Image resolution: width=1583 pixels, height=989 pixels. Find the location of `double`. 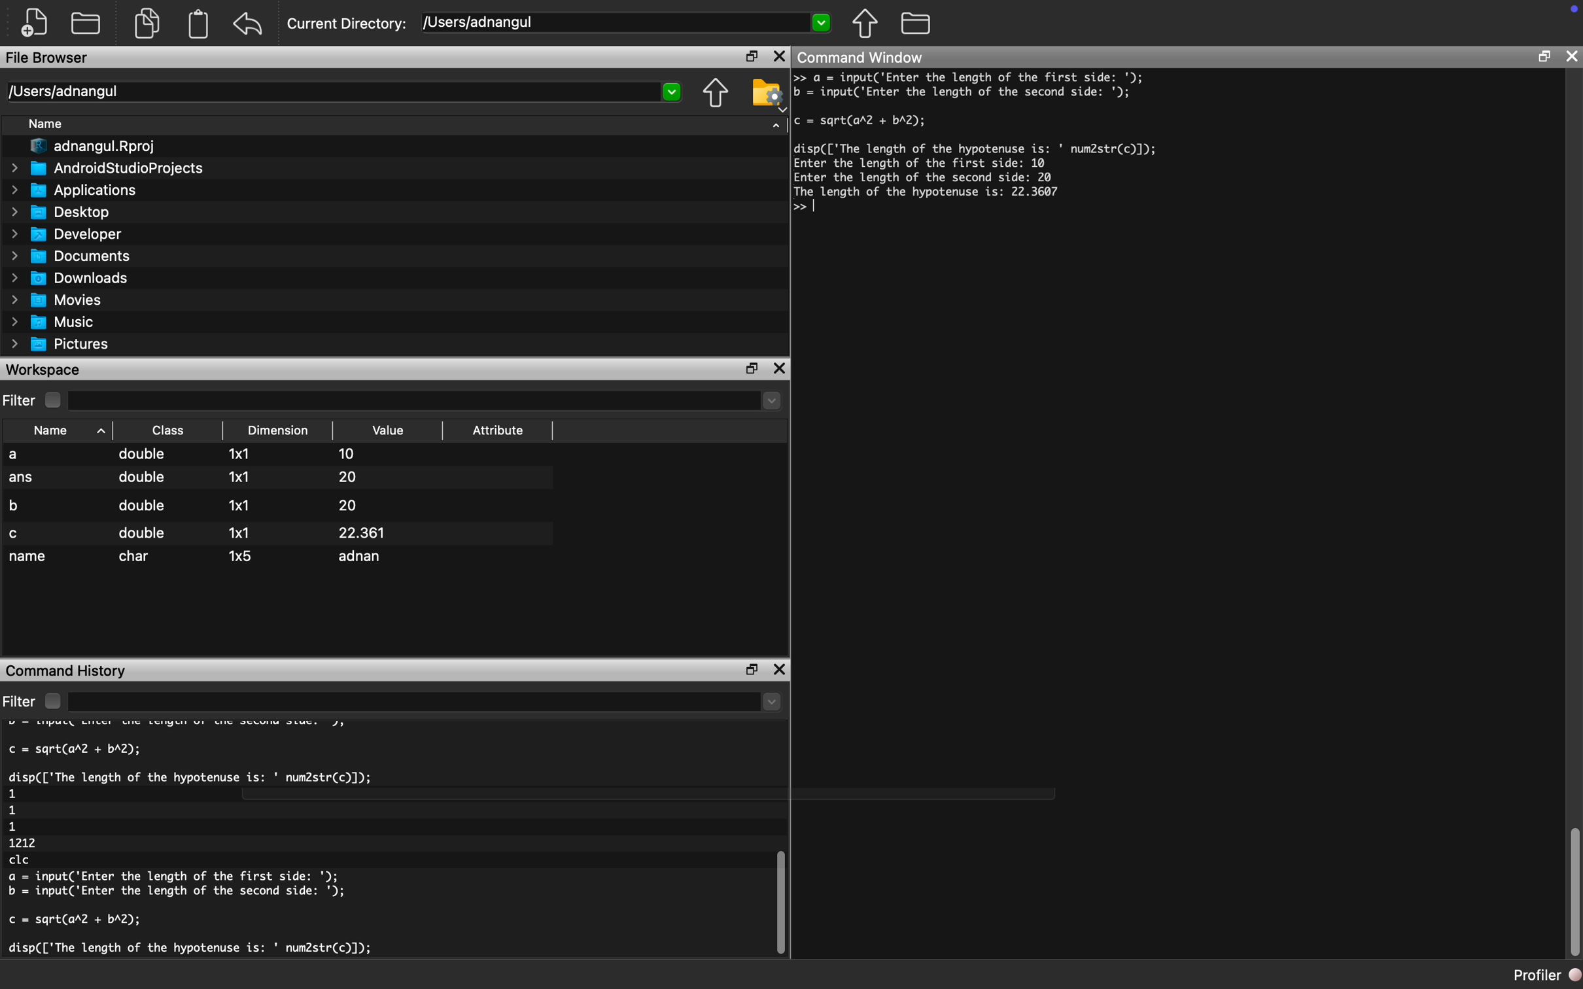

double is located at coordinates (144, 456).